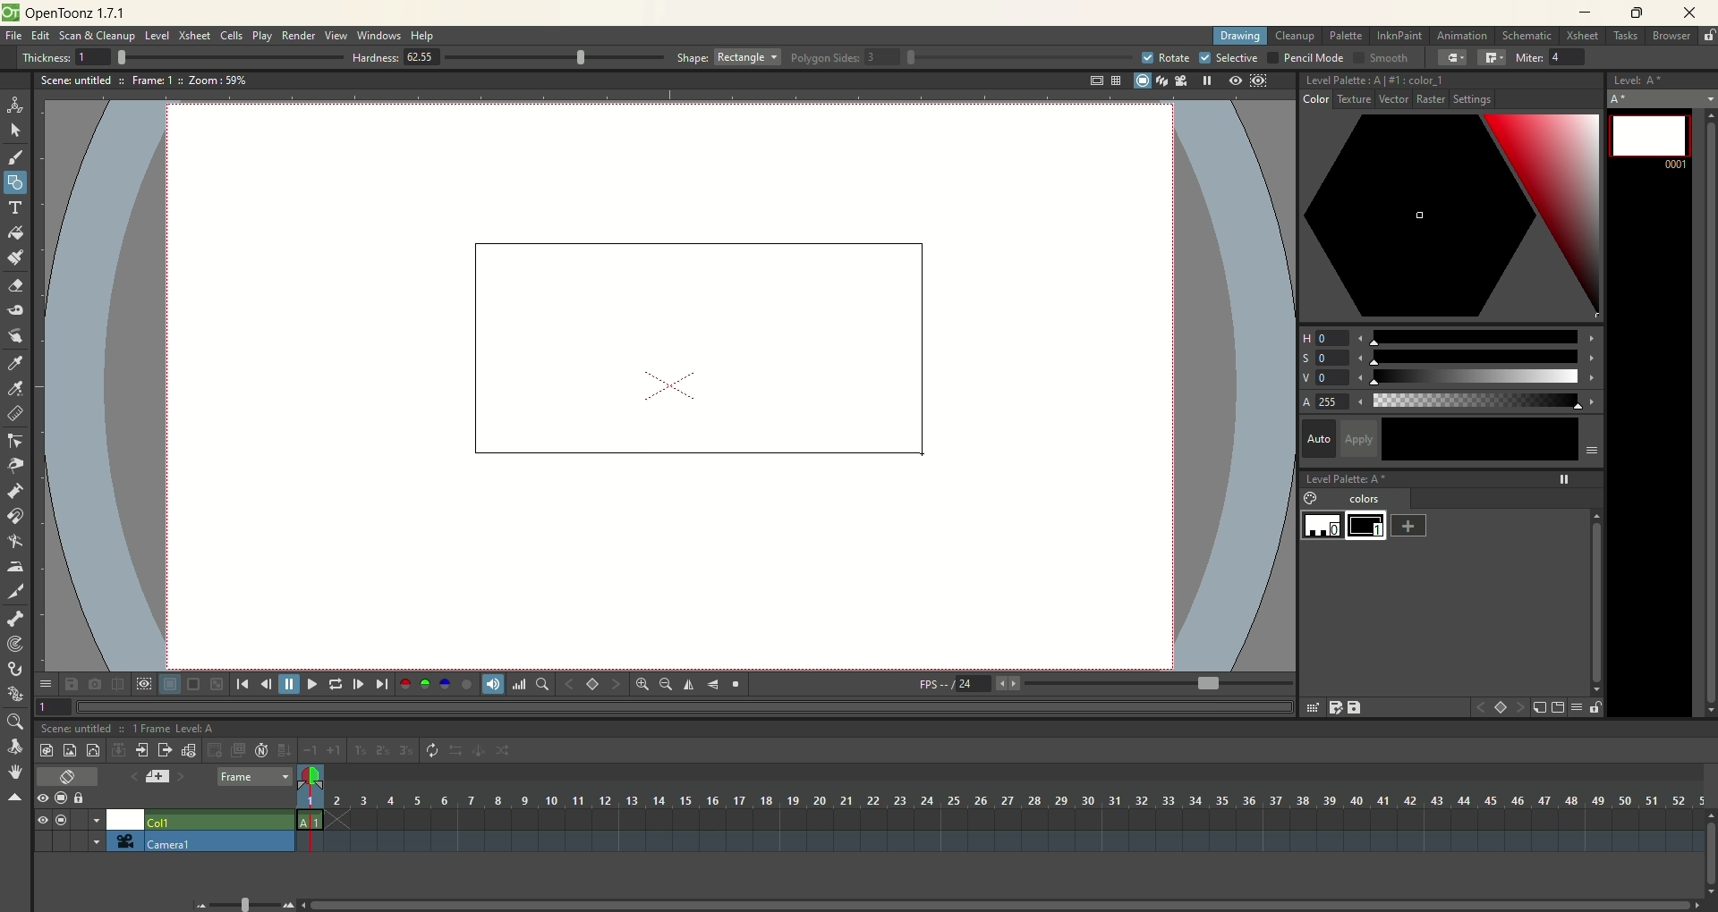 The width and height of the screenshot is (1718, 912). What do you see at coordinates (157, 776) in the screenshot?
I see `add new memo` at bounding box center [157, 776].